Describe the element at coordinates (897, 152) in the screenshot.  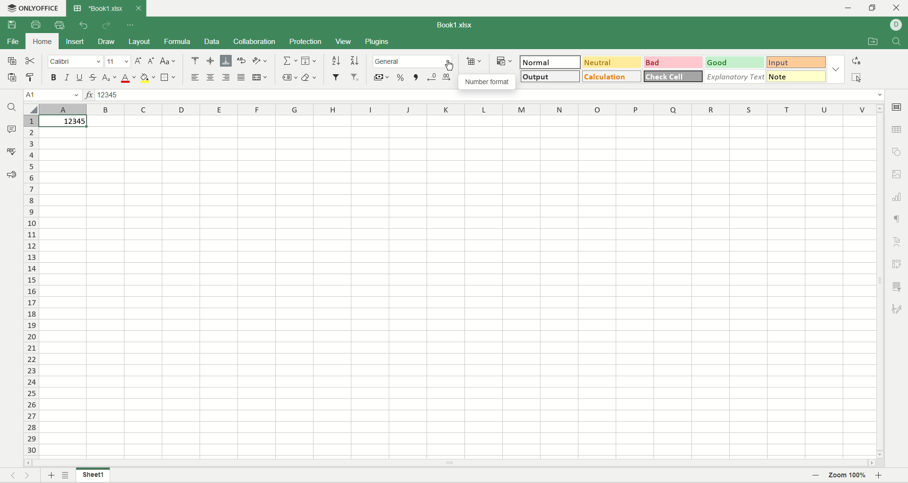
I see `object settings` at that location.